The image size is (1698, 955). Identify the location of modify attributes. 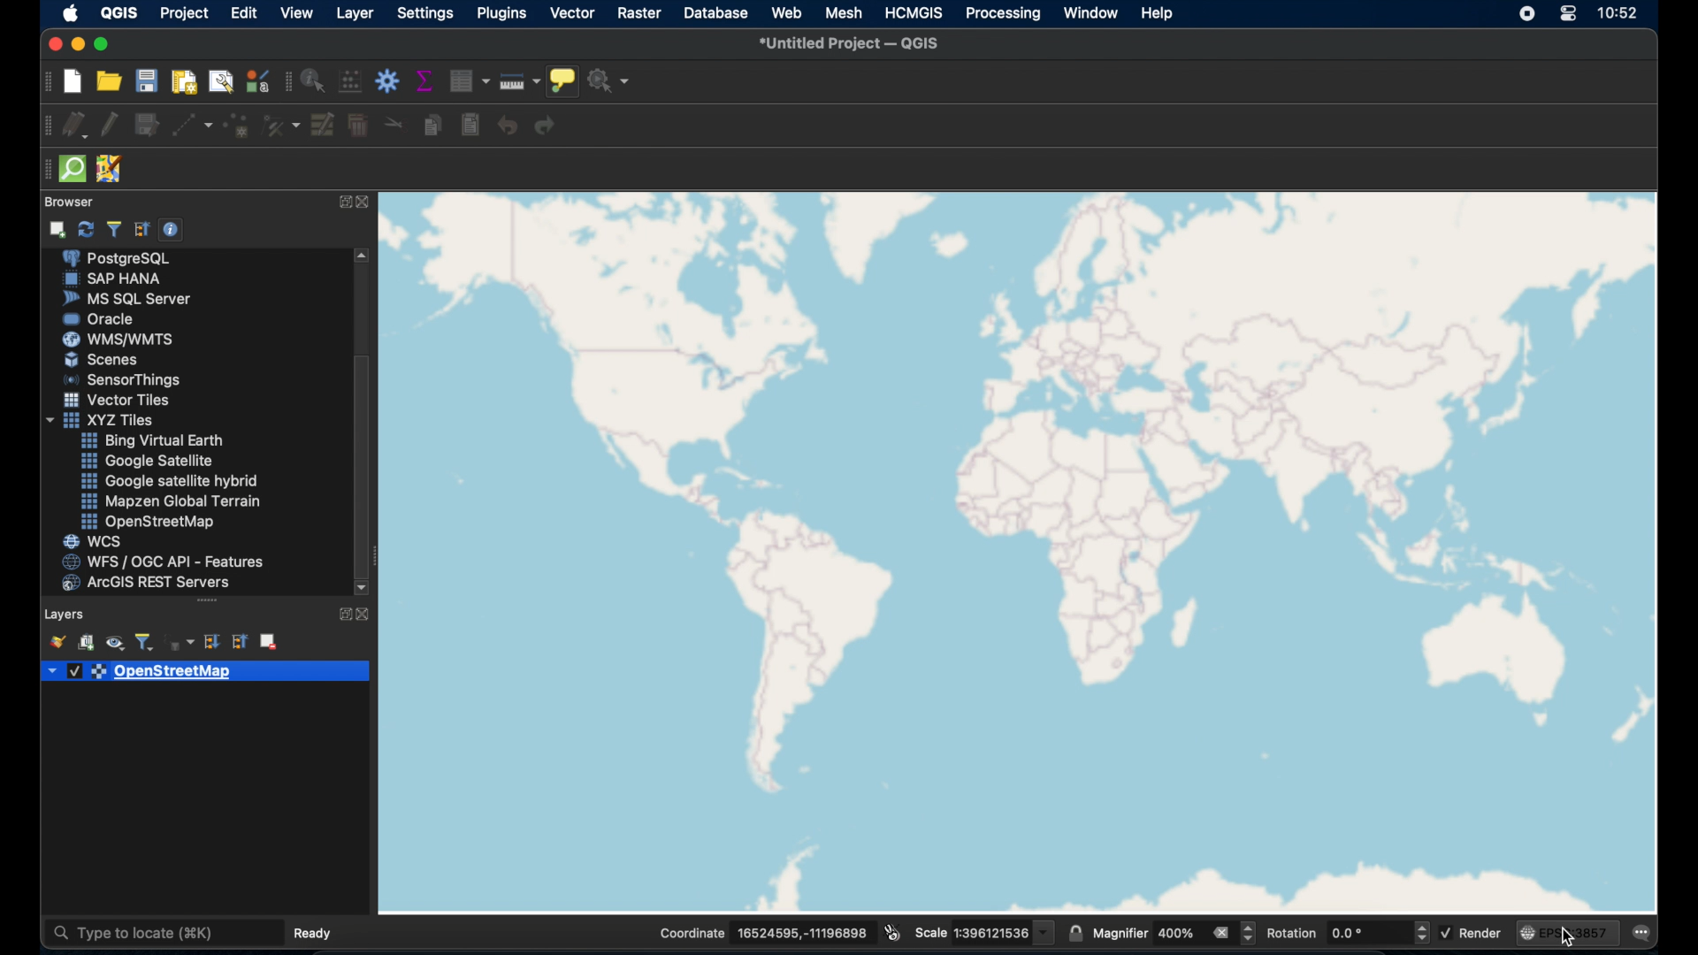
(323, 127).